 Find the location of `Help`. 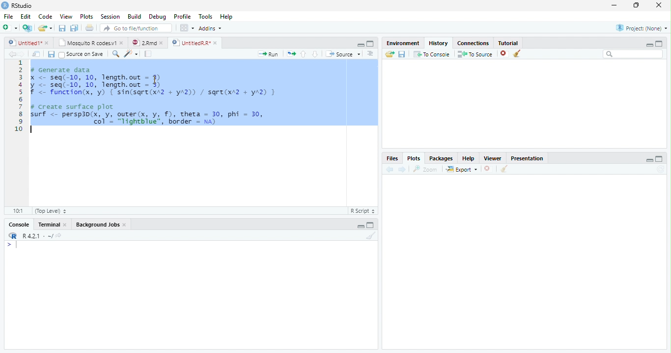

Help is located at coordinates (226, 16).